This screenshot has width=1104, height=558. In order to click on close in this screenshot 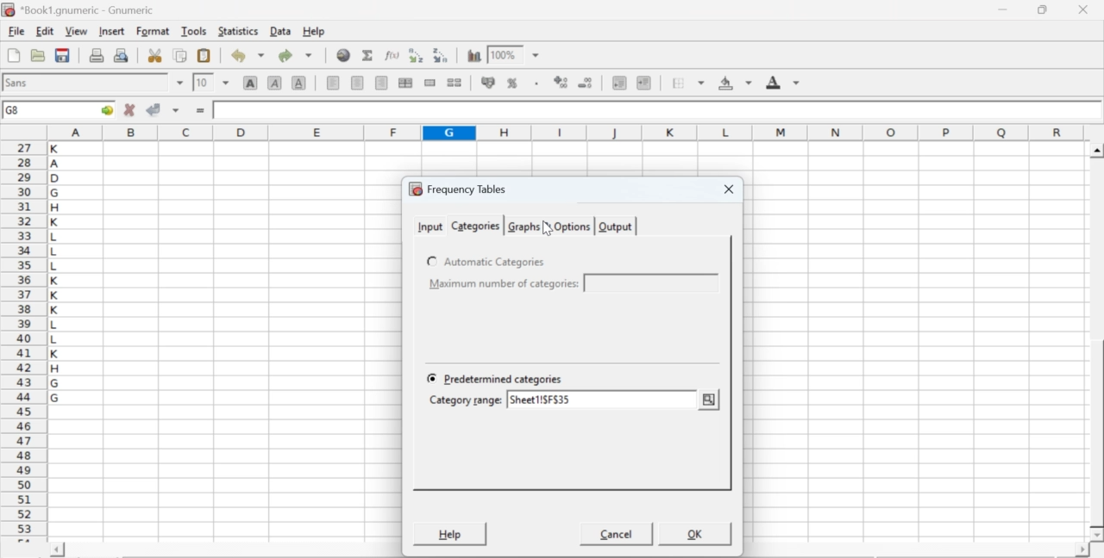, I will do `click(726, 190)`.